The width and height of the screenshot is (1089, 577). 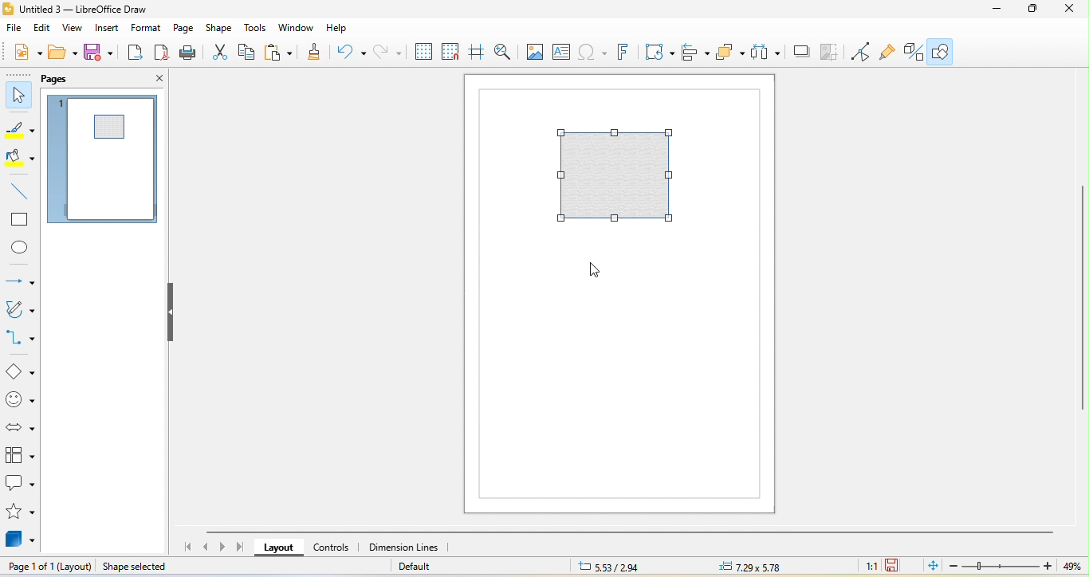 I want to click on help, so click(x=340, y=27).